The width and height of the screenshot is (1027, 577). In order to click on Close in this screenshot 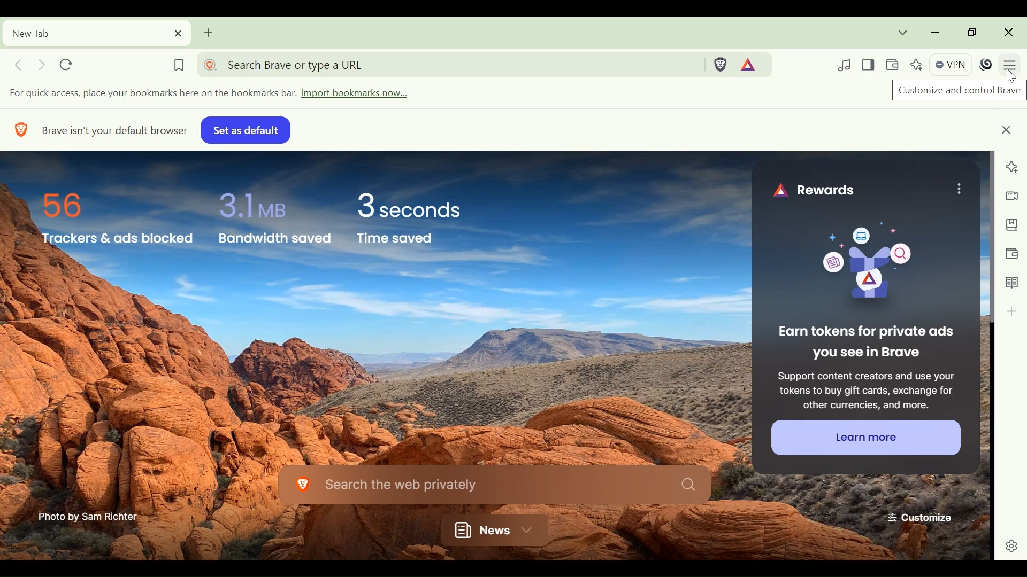, I will do `click(1009, 32)`.